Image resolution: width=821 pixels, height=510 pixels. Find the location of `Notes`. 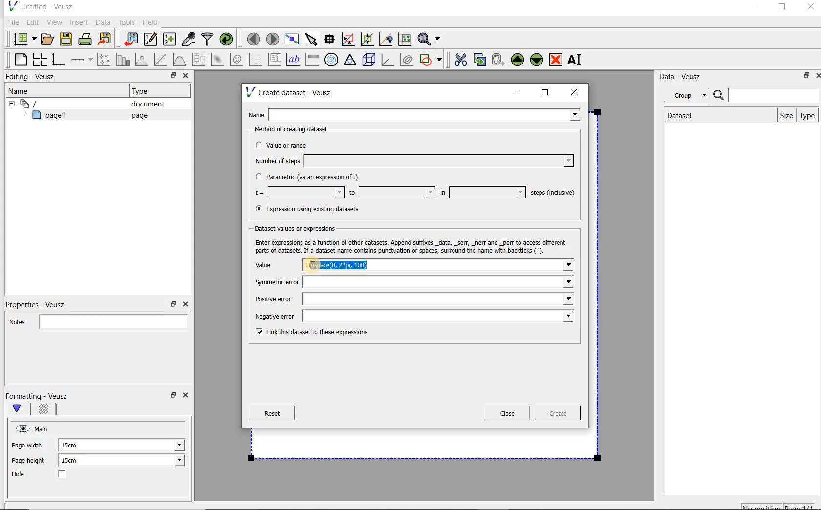

Notes is located at coordinates (95, 320).